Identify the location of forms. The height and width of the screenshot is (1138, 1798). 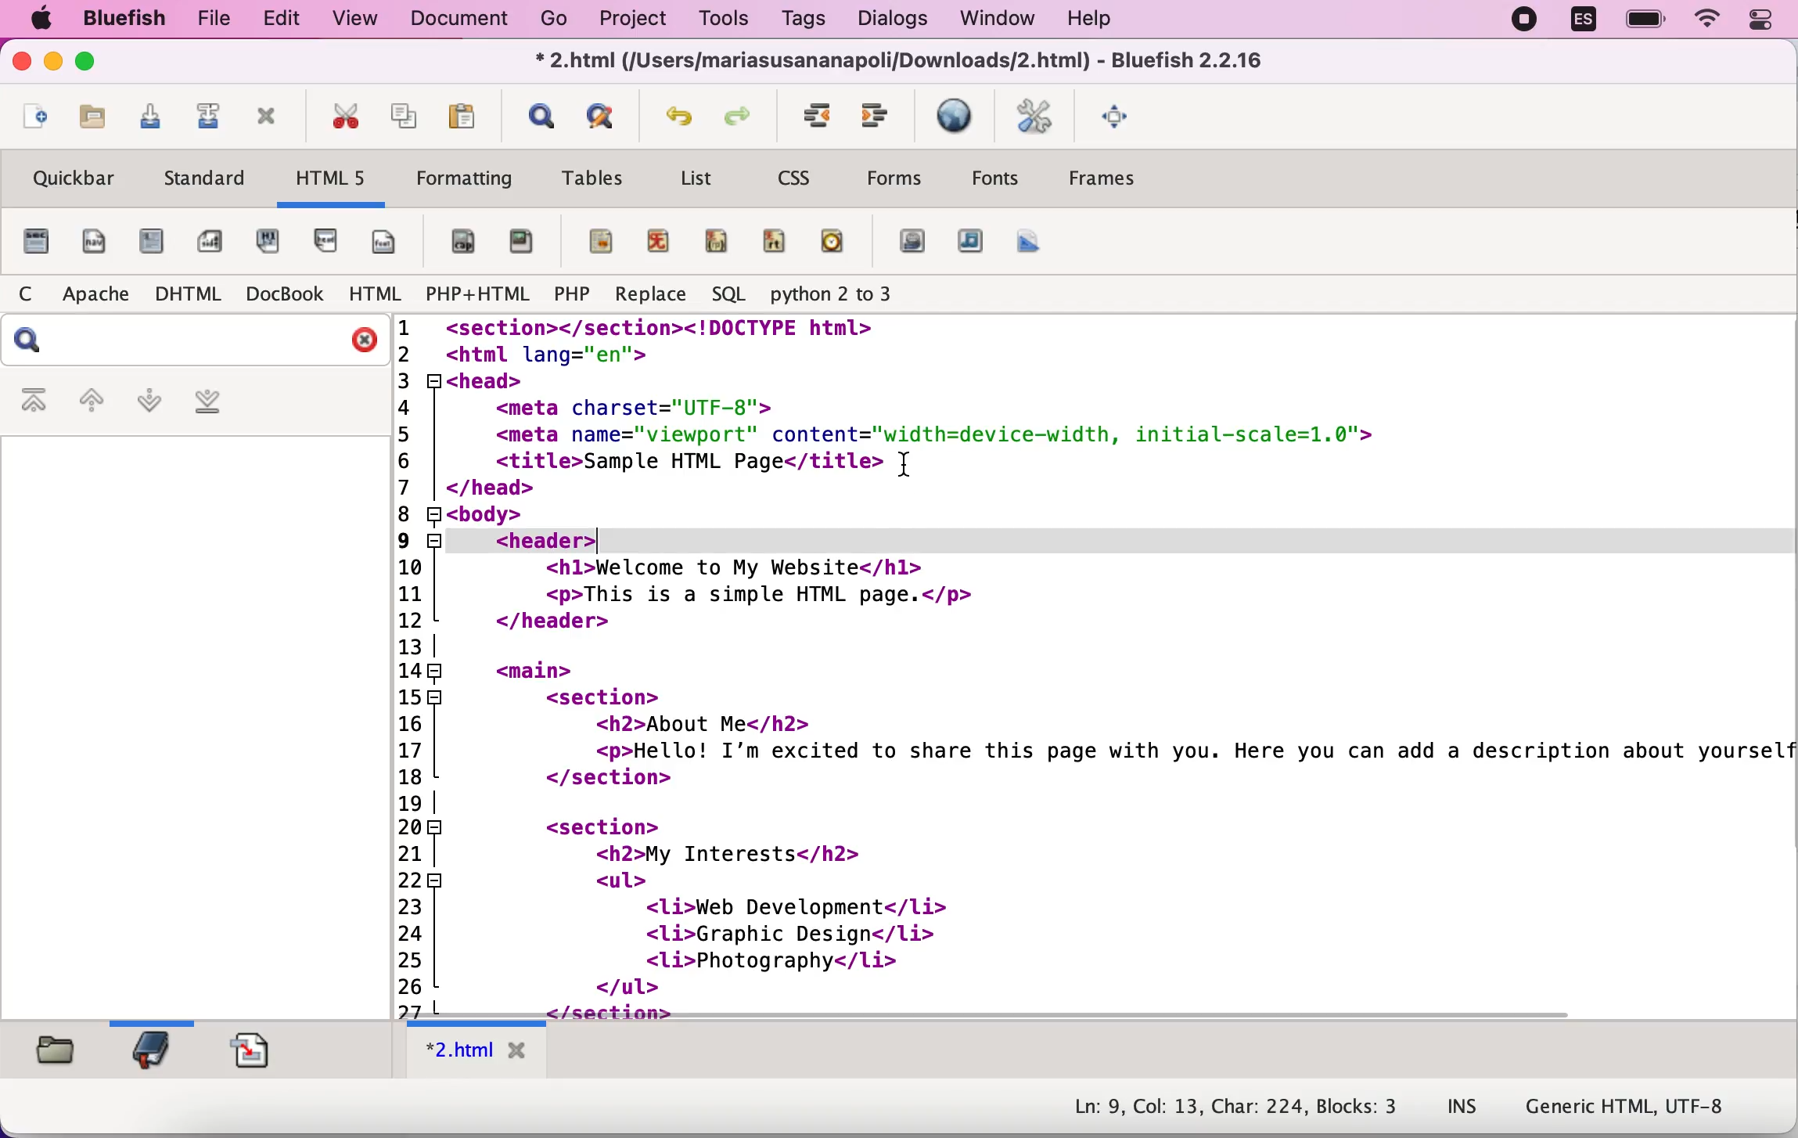
(901, 178).